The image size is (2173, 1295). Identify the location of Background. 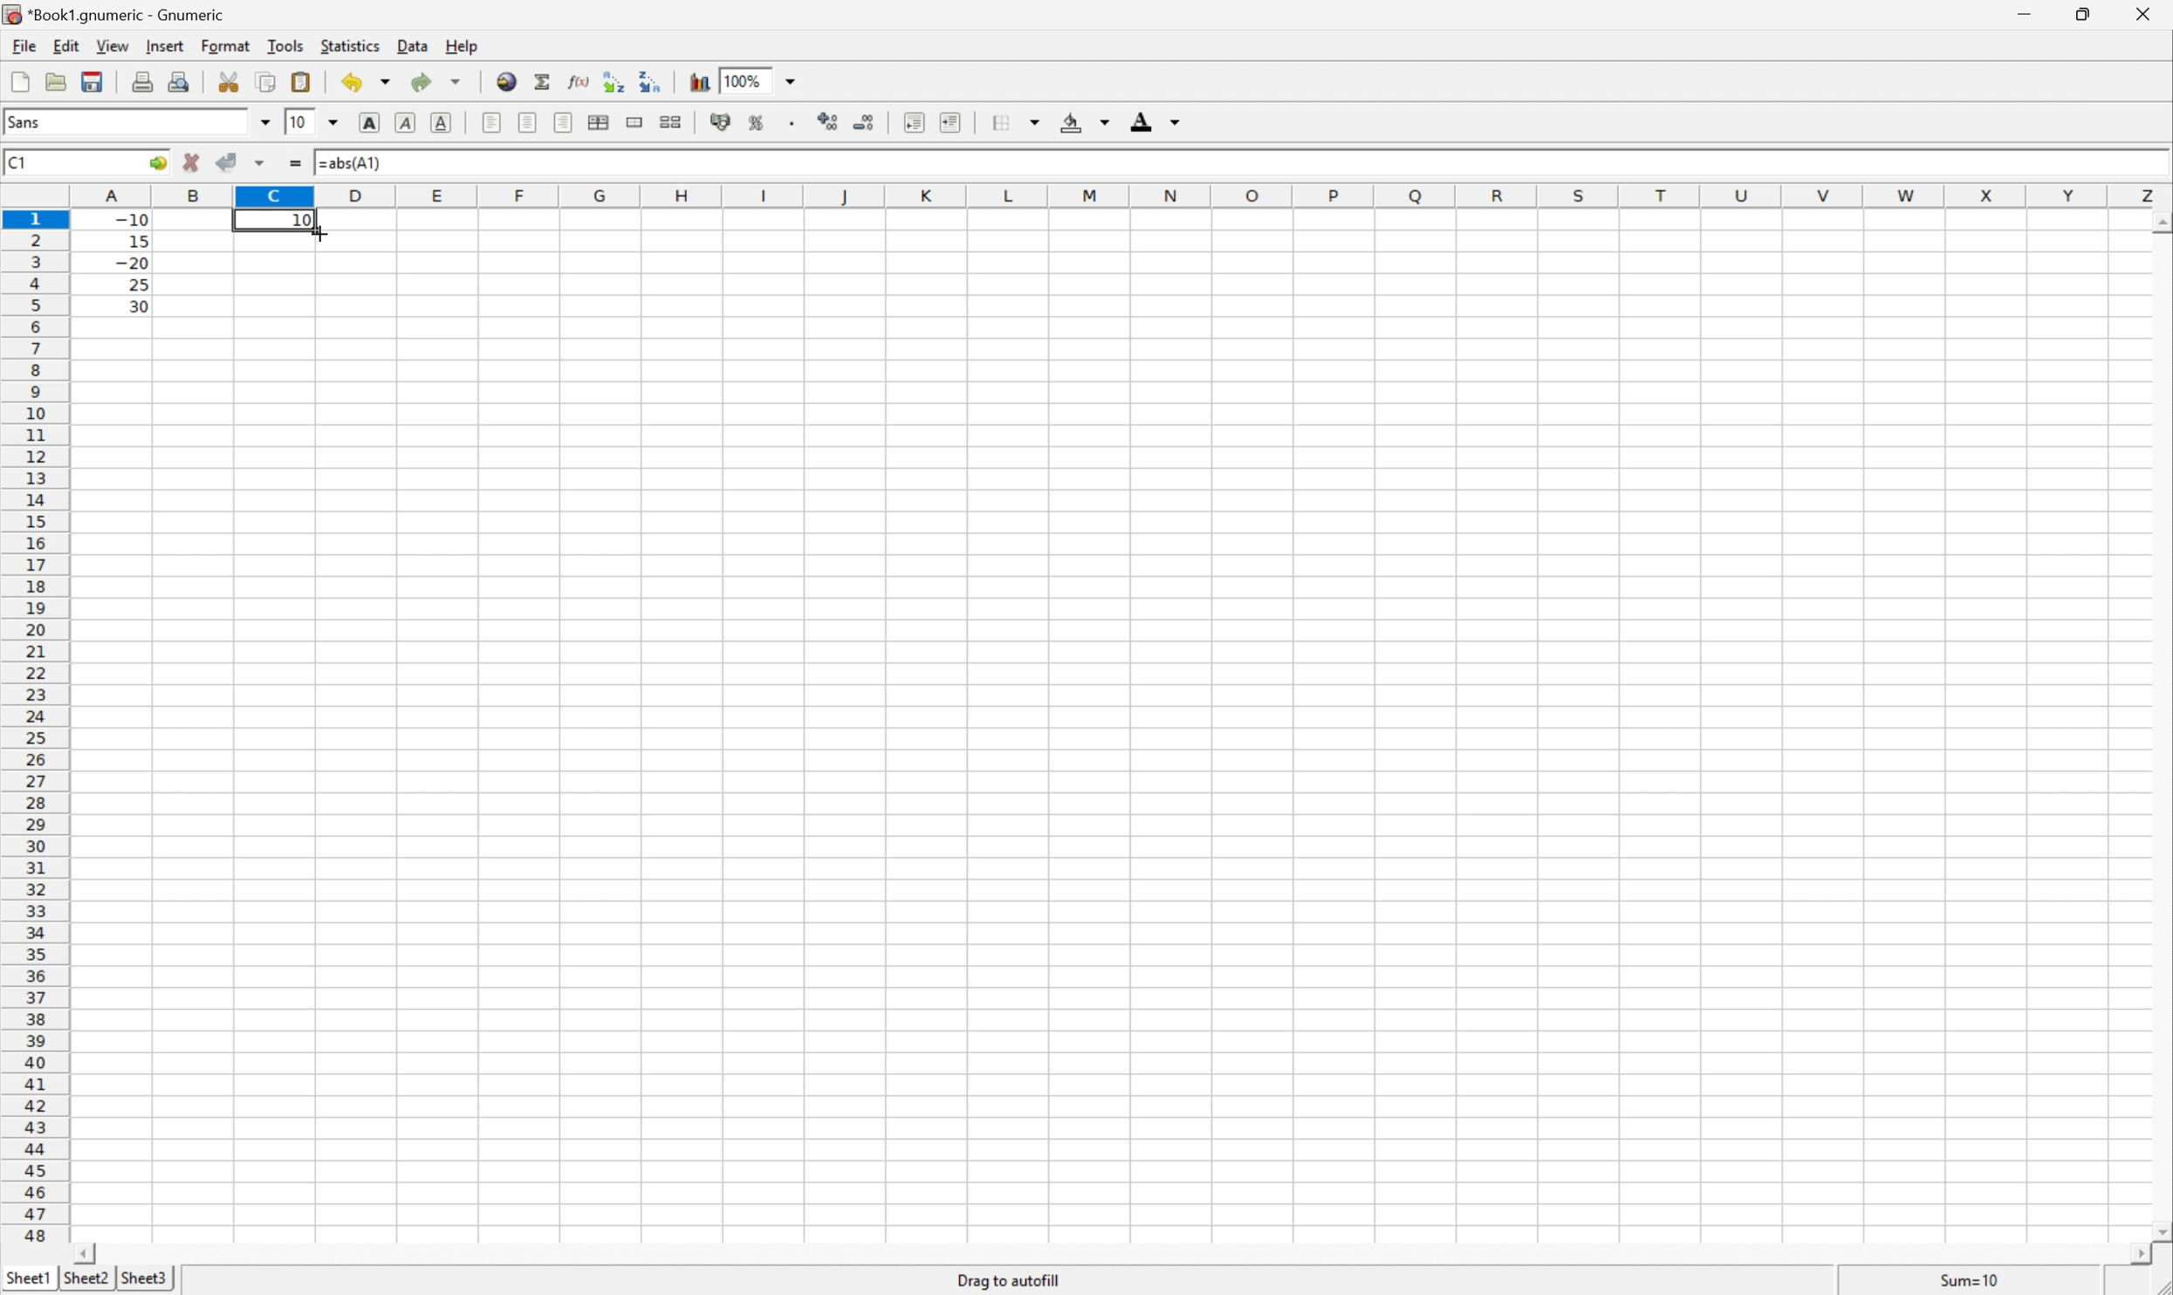
(1072, 123).